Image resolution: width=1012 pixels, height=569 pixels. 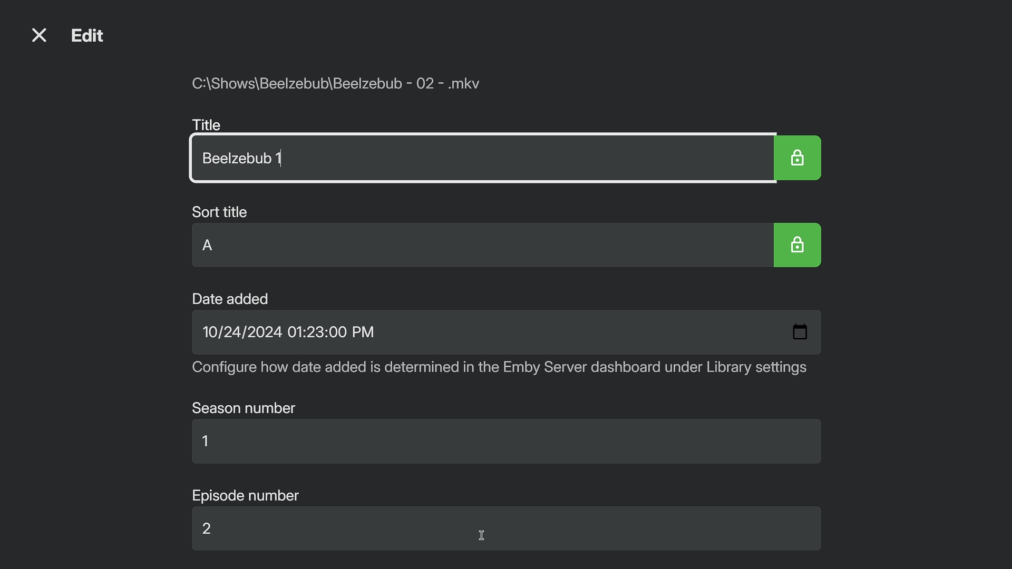 What do you see at coordinates (231, 298) in the screenshot?
I see `Date added` at bounding box center [231, 298].